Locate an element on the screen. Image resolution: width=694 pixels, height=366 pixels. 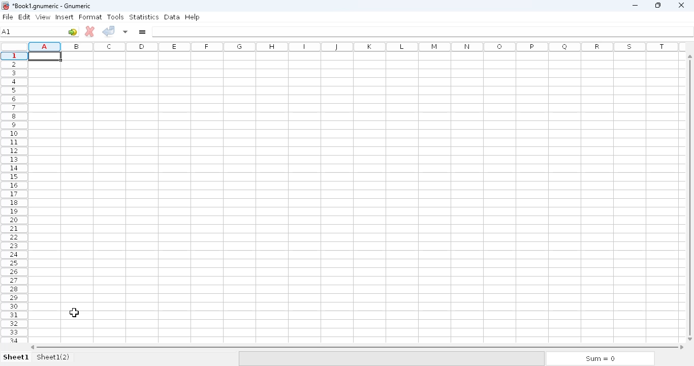
rows is located at coordinates (14, 197).